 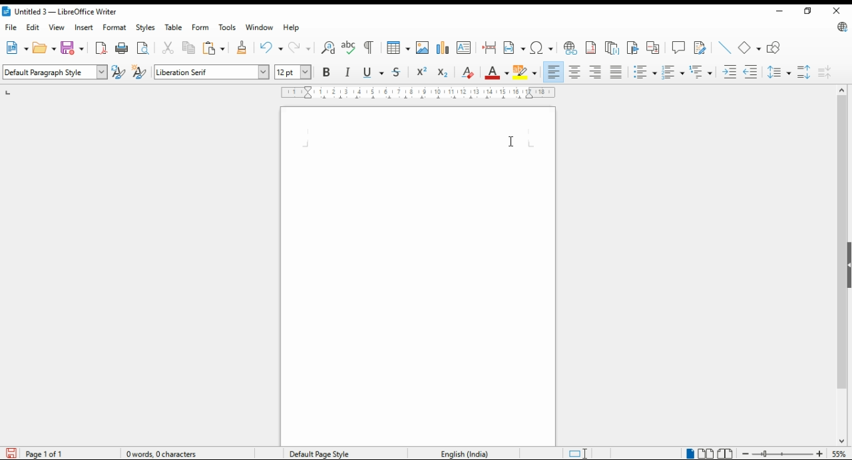 I want to click on decrease indent, so click(x=751, y=71).